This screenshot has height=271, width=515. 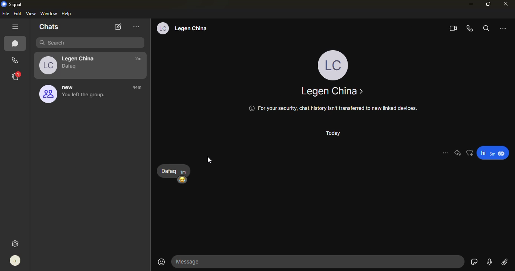 I want to click on profile LC, so click(x=335, y=64).